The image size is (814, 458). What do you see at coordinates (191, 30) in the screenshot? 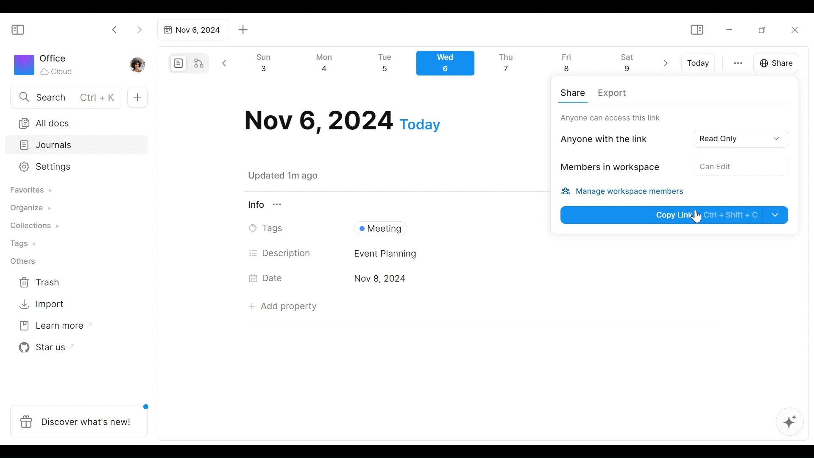
I see `Tab` at bounding box center [191, 30].